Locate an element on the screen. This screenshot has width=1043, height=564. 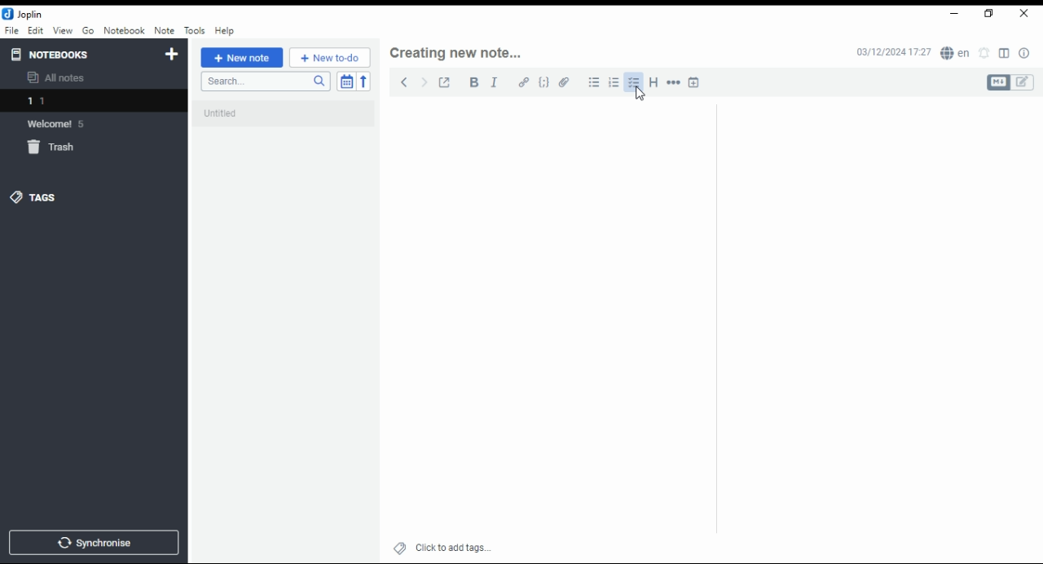
bold is located at coordinates (471, 82).